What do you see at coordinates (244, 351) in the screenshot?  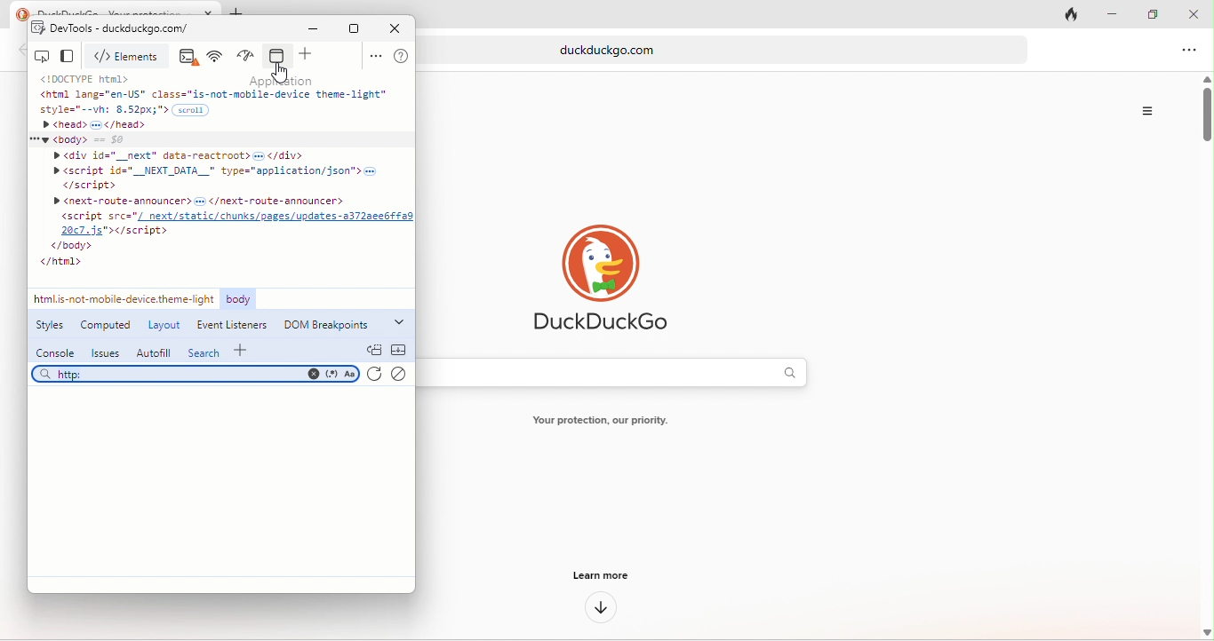 I see `add` at bounding box center [244, 351].